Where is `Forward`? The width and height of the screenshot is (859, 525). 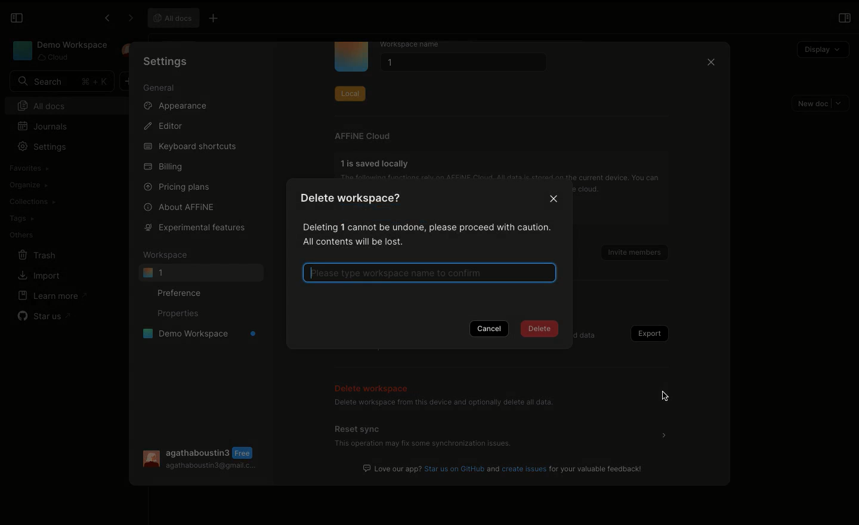
Forward is located at coordinates (128, 18).